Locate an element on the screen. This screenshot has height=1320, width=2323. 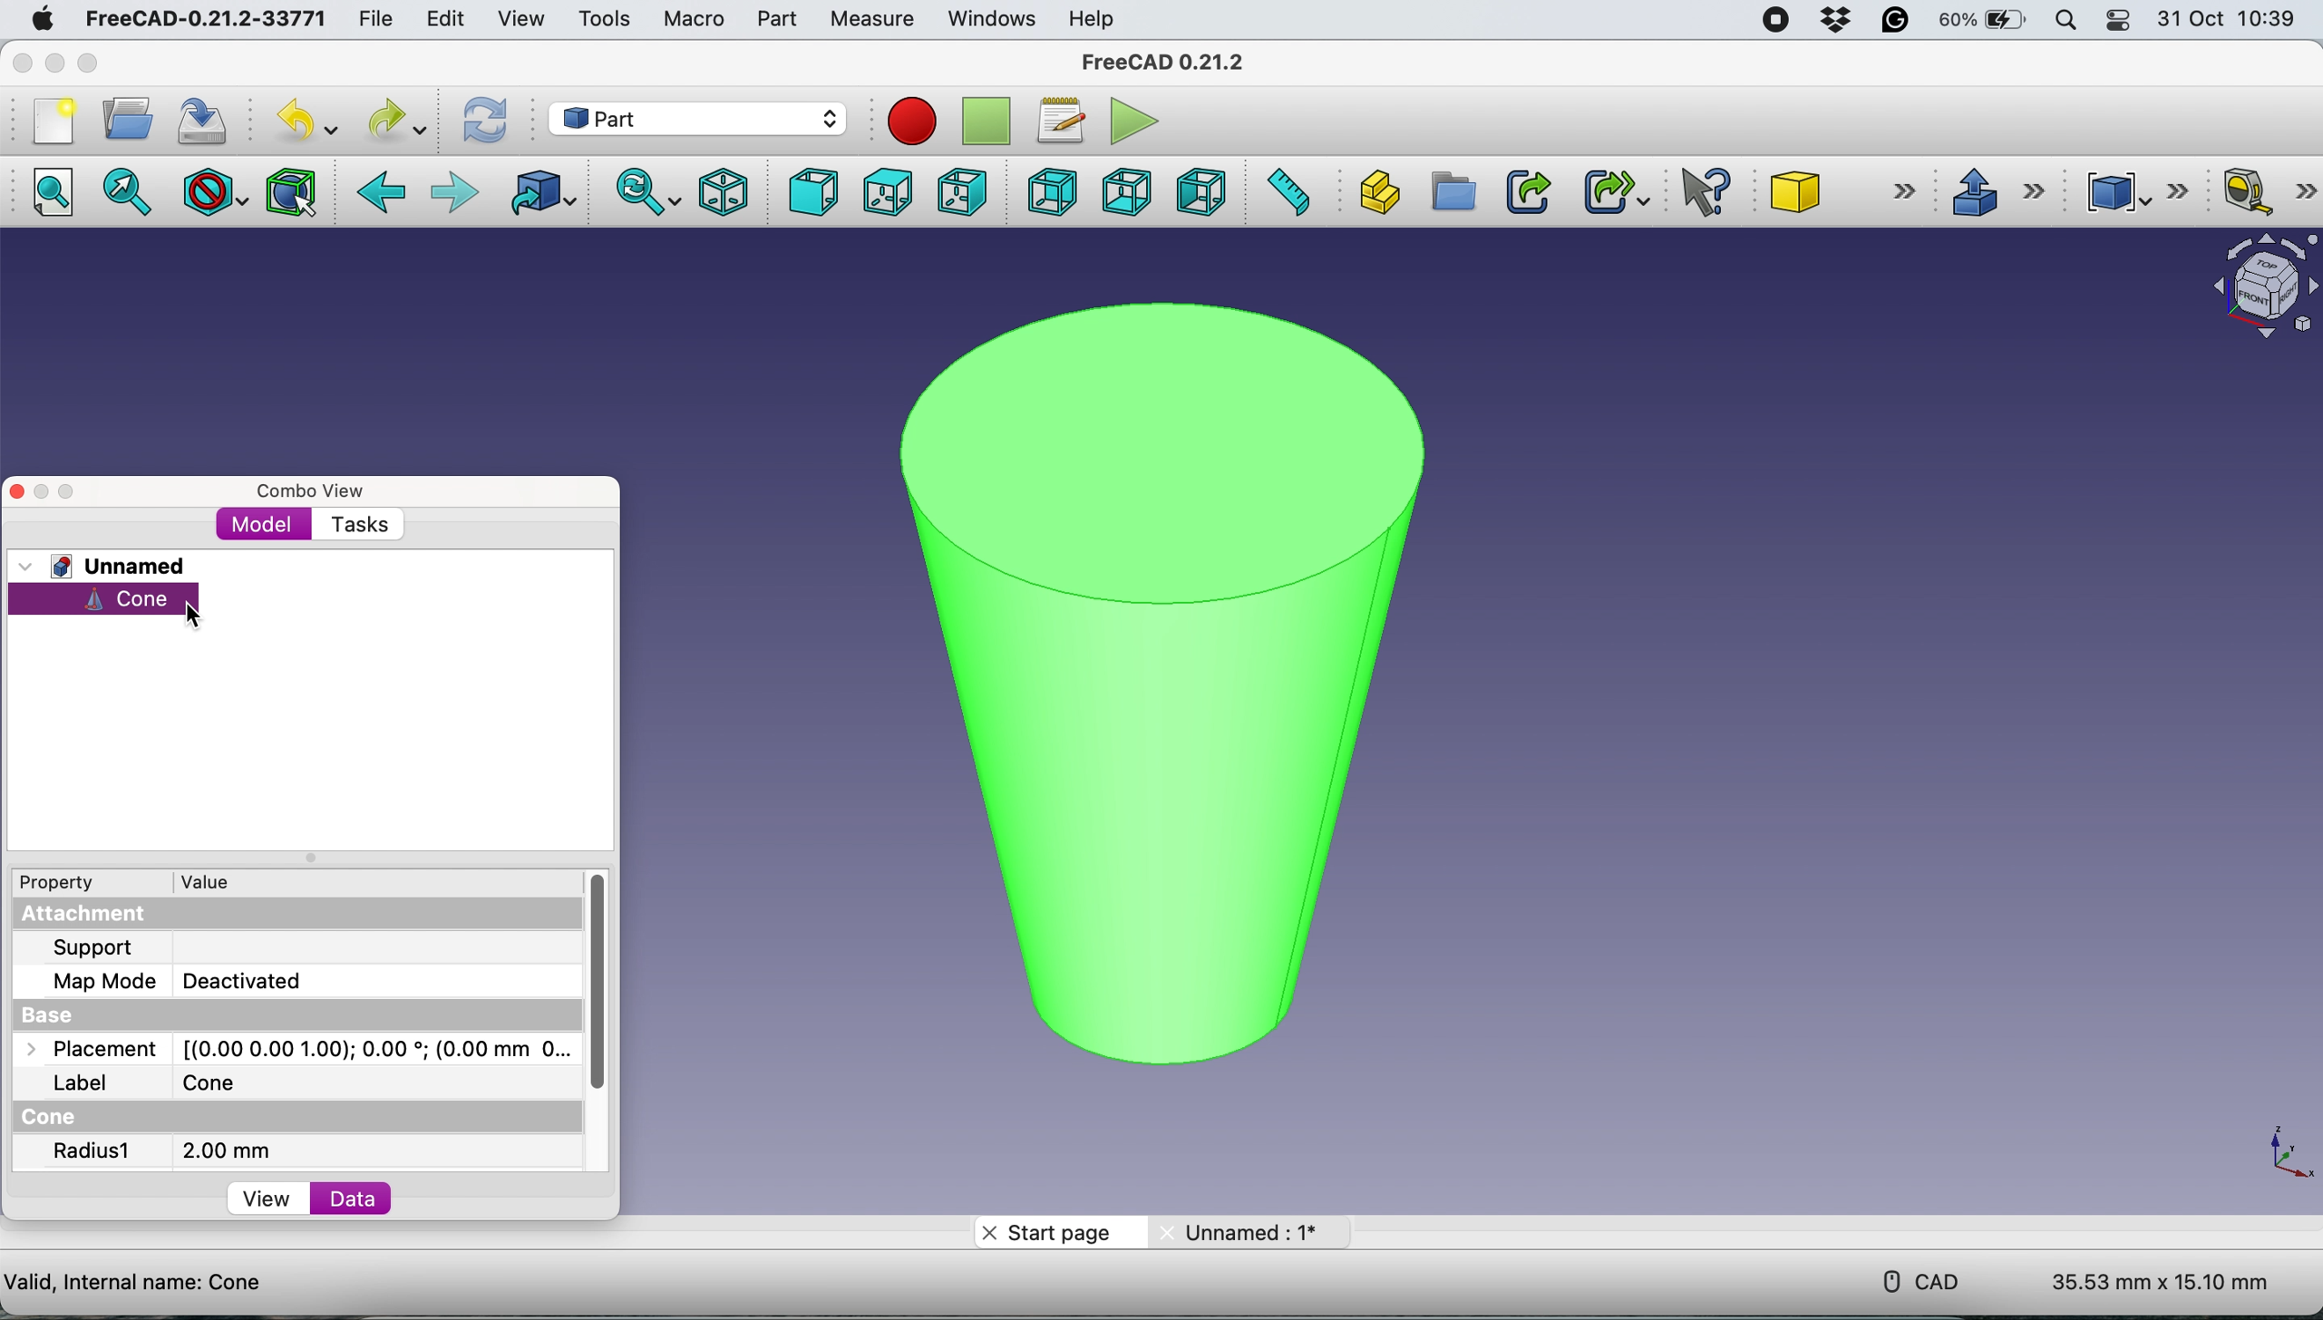
grammarly is located at coordinates (1897, 24).